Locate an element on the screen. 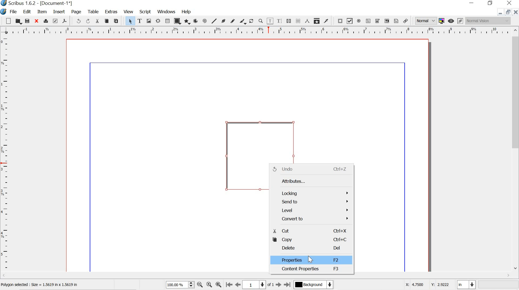 Image resolution: width=519 pixels, height=290 pixels. attributes is located at coordinates (310, 180).